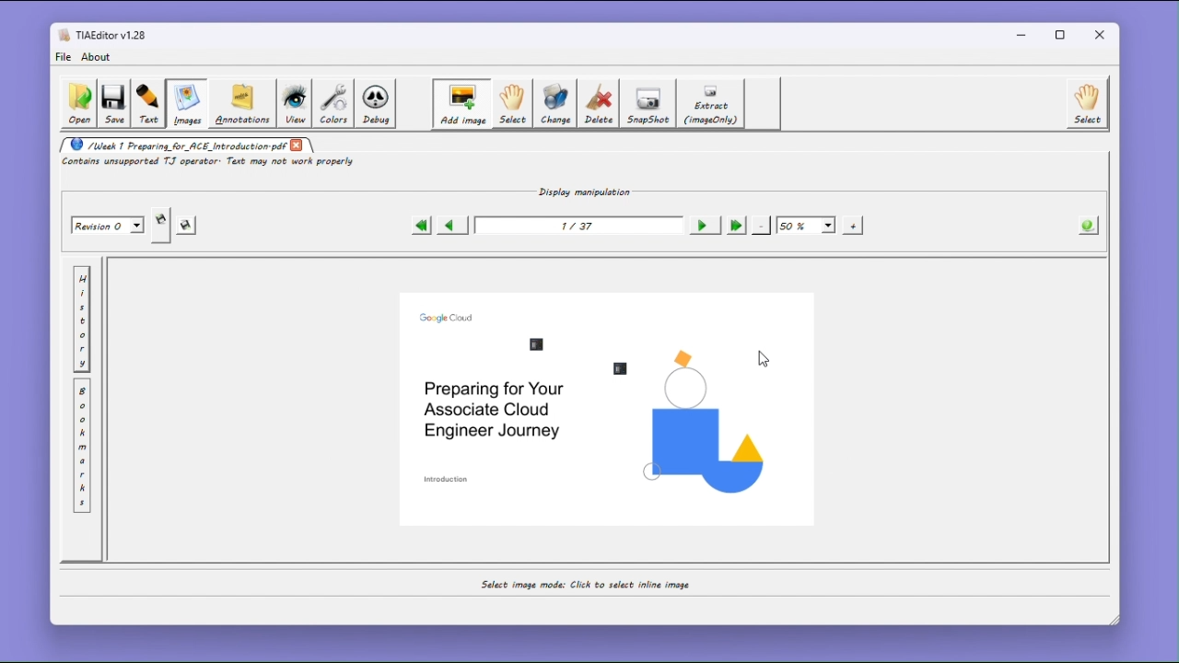  Describe the element at coordinates (185, 104) in the screenshot. I see `Images` at that location.